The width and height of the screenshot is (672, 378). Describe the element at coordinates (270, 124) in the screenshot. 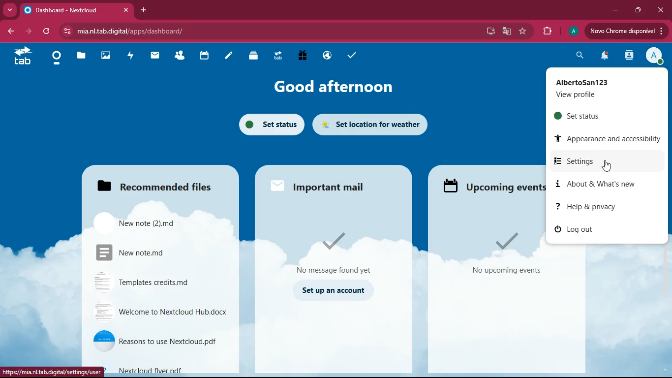

I see `set status` at that location.